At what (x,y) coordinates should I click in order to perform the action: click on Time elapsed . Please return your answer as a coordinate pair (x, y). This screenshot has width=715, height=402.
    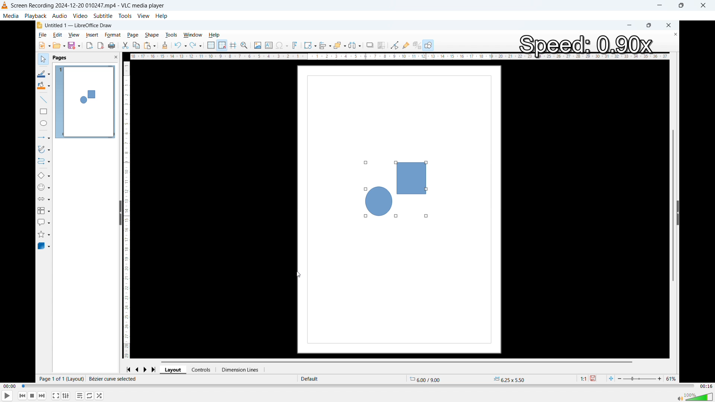
    Looking at the image, I should click on (10, 386).